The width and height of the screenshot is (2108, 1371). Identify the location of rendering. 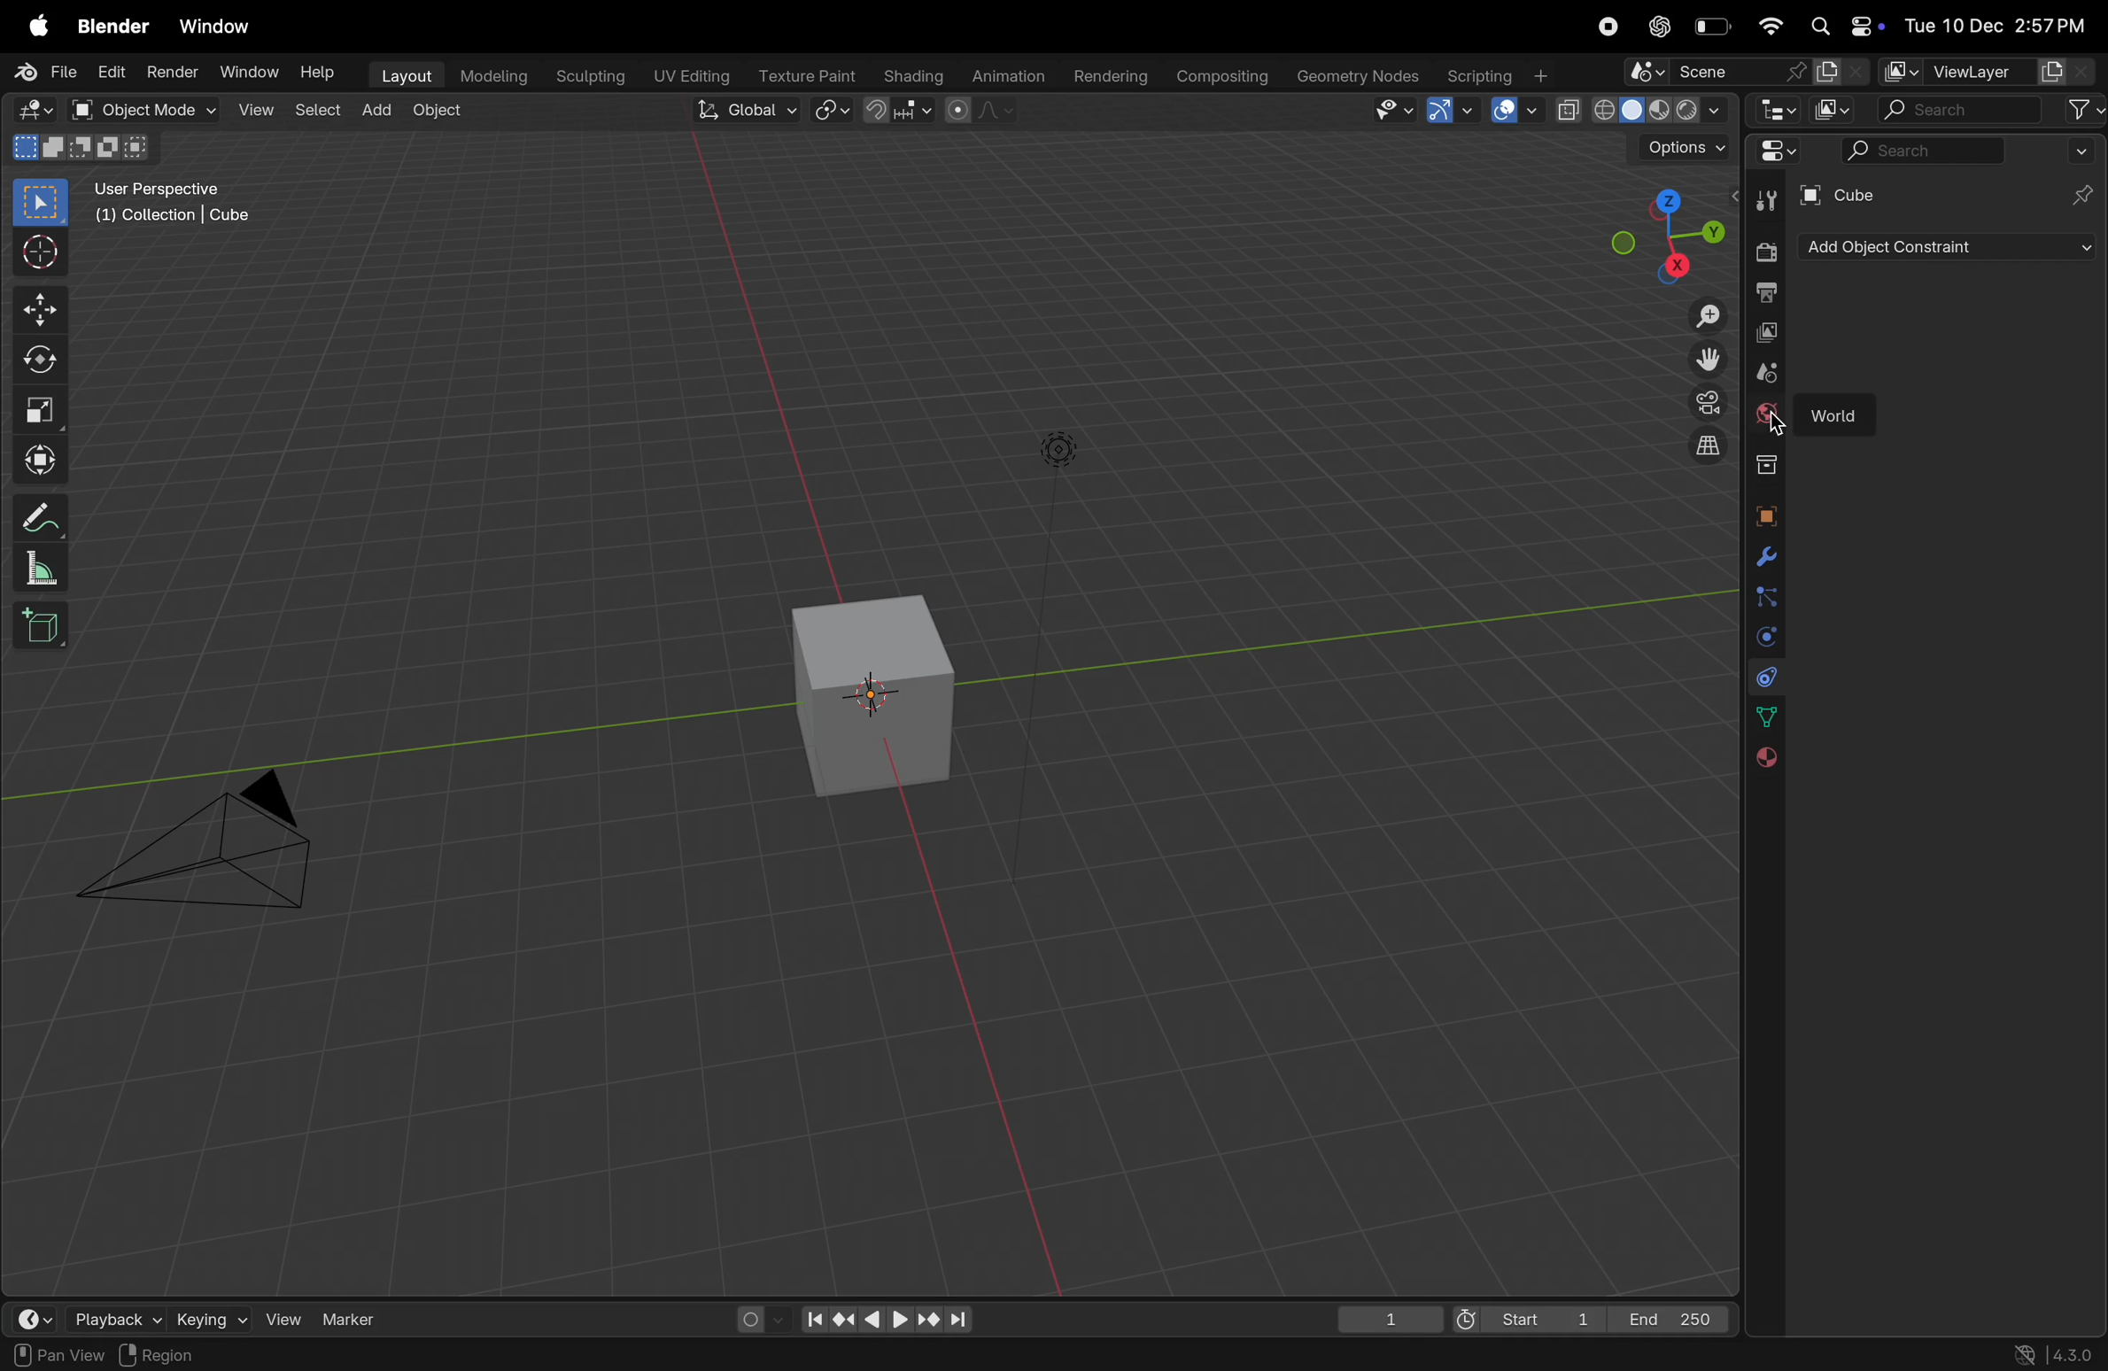
(1107, 77).